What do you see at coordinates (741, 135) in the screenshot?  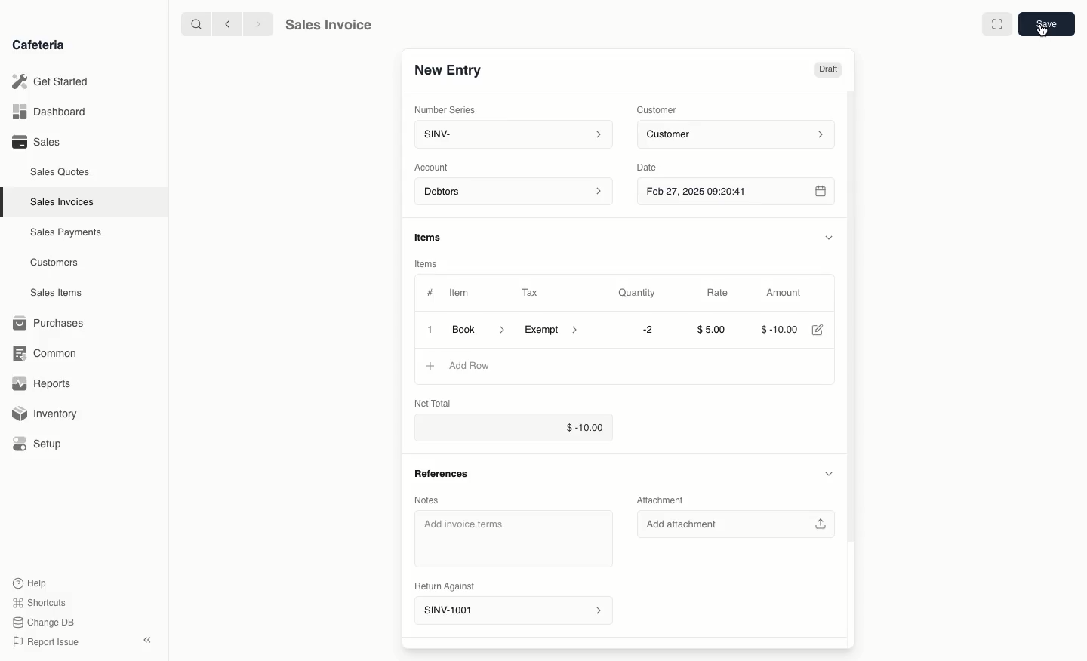 I see `Customer` at bounding box center [741, 135].